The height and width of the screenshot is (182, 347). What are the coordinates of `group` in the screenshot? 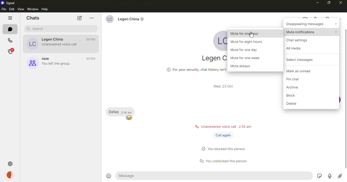 It's located at (52, 63).